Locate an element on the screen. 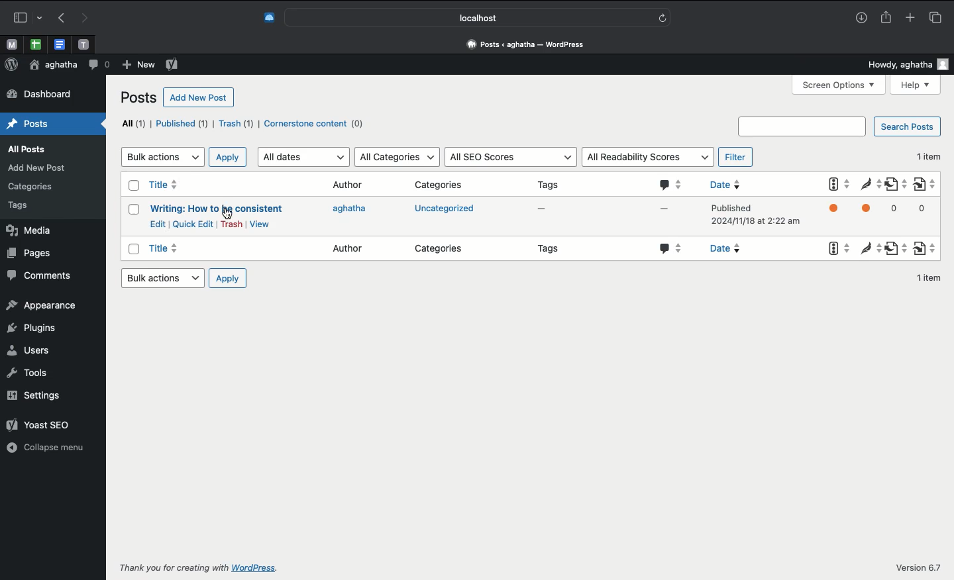 The width and height of the screenshot is (954, 580). Outgoing links is located at coordinates (896, 183).